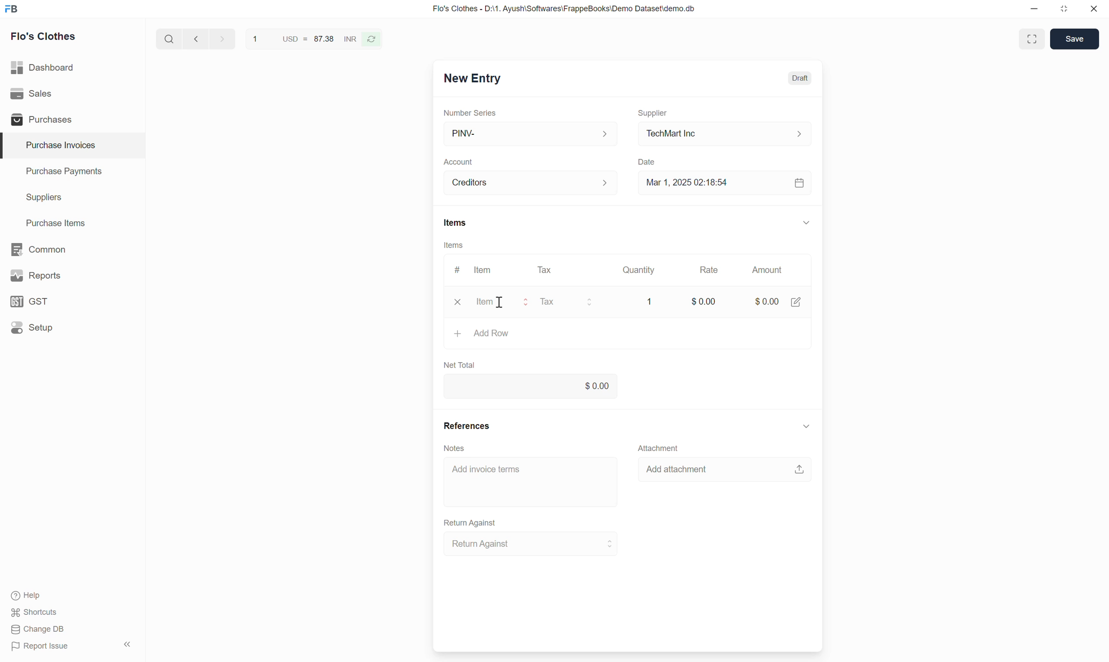 The height and width of the screenshot is (662, 1109). I want to click on Add Row, so click(627, 334).